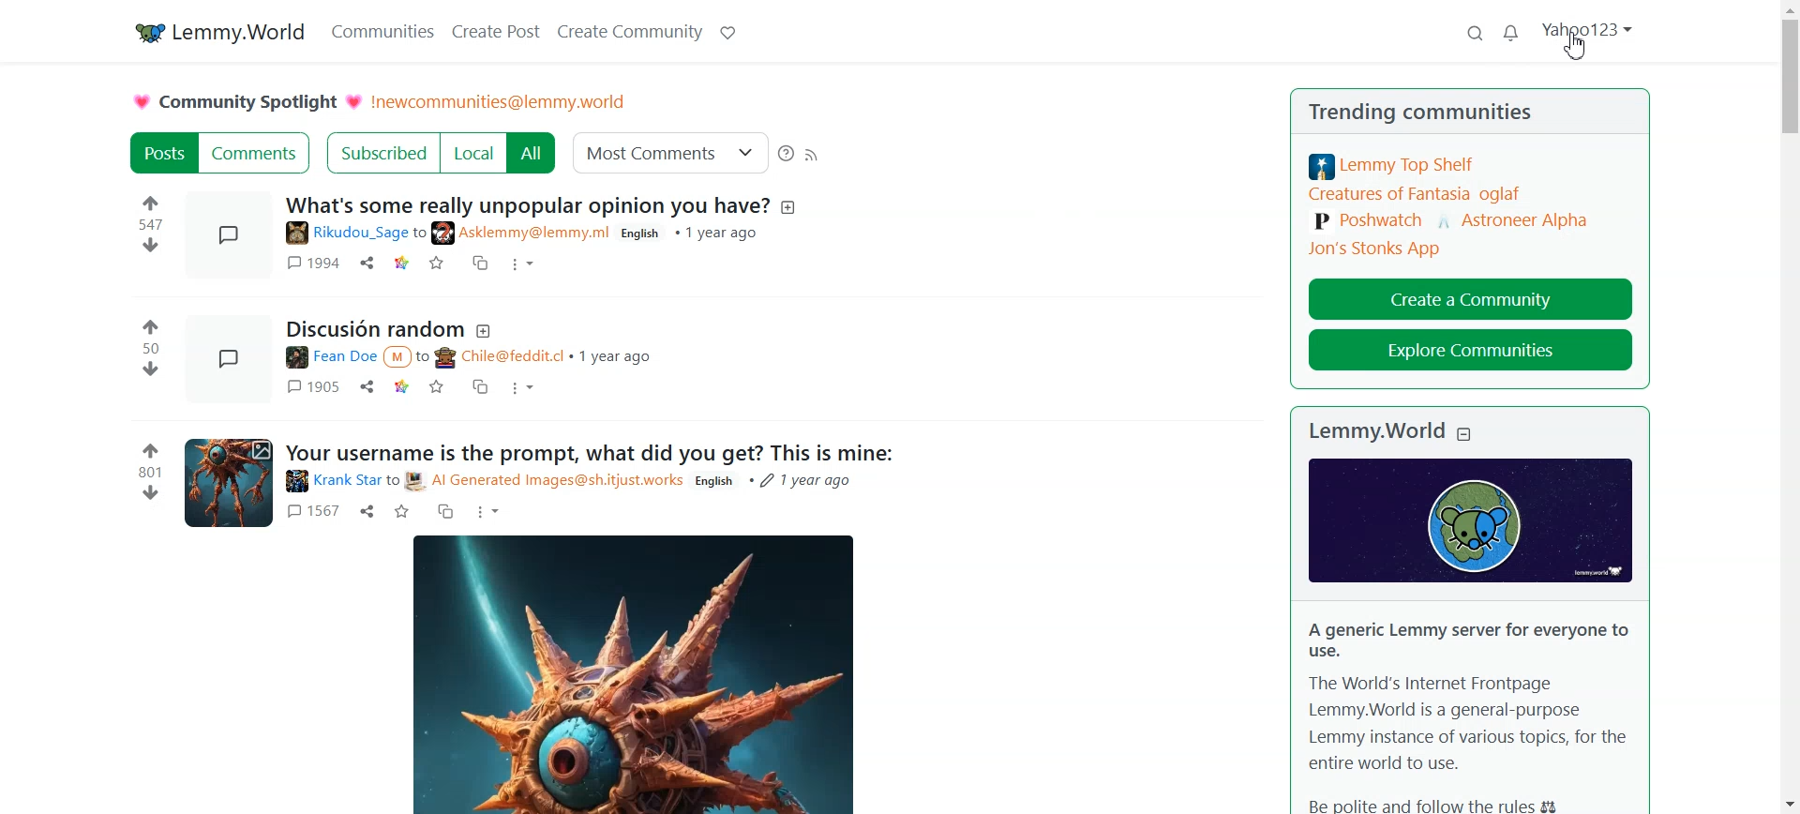 The width and height of the screenshot is (1800, 814). I want to click on M to, so click(407, 357).